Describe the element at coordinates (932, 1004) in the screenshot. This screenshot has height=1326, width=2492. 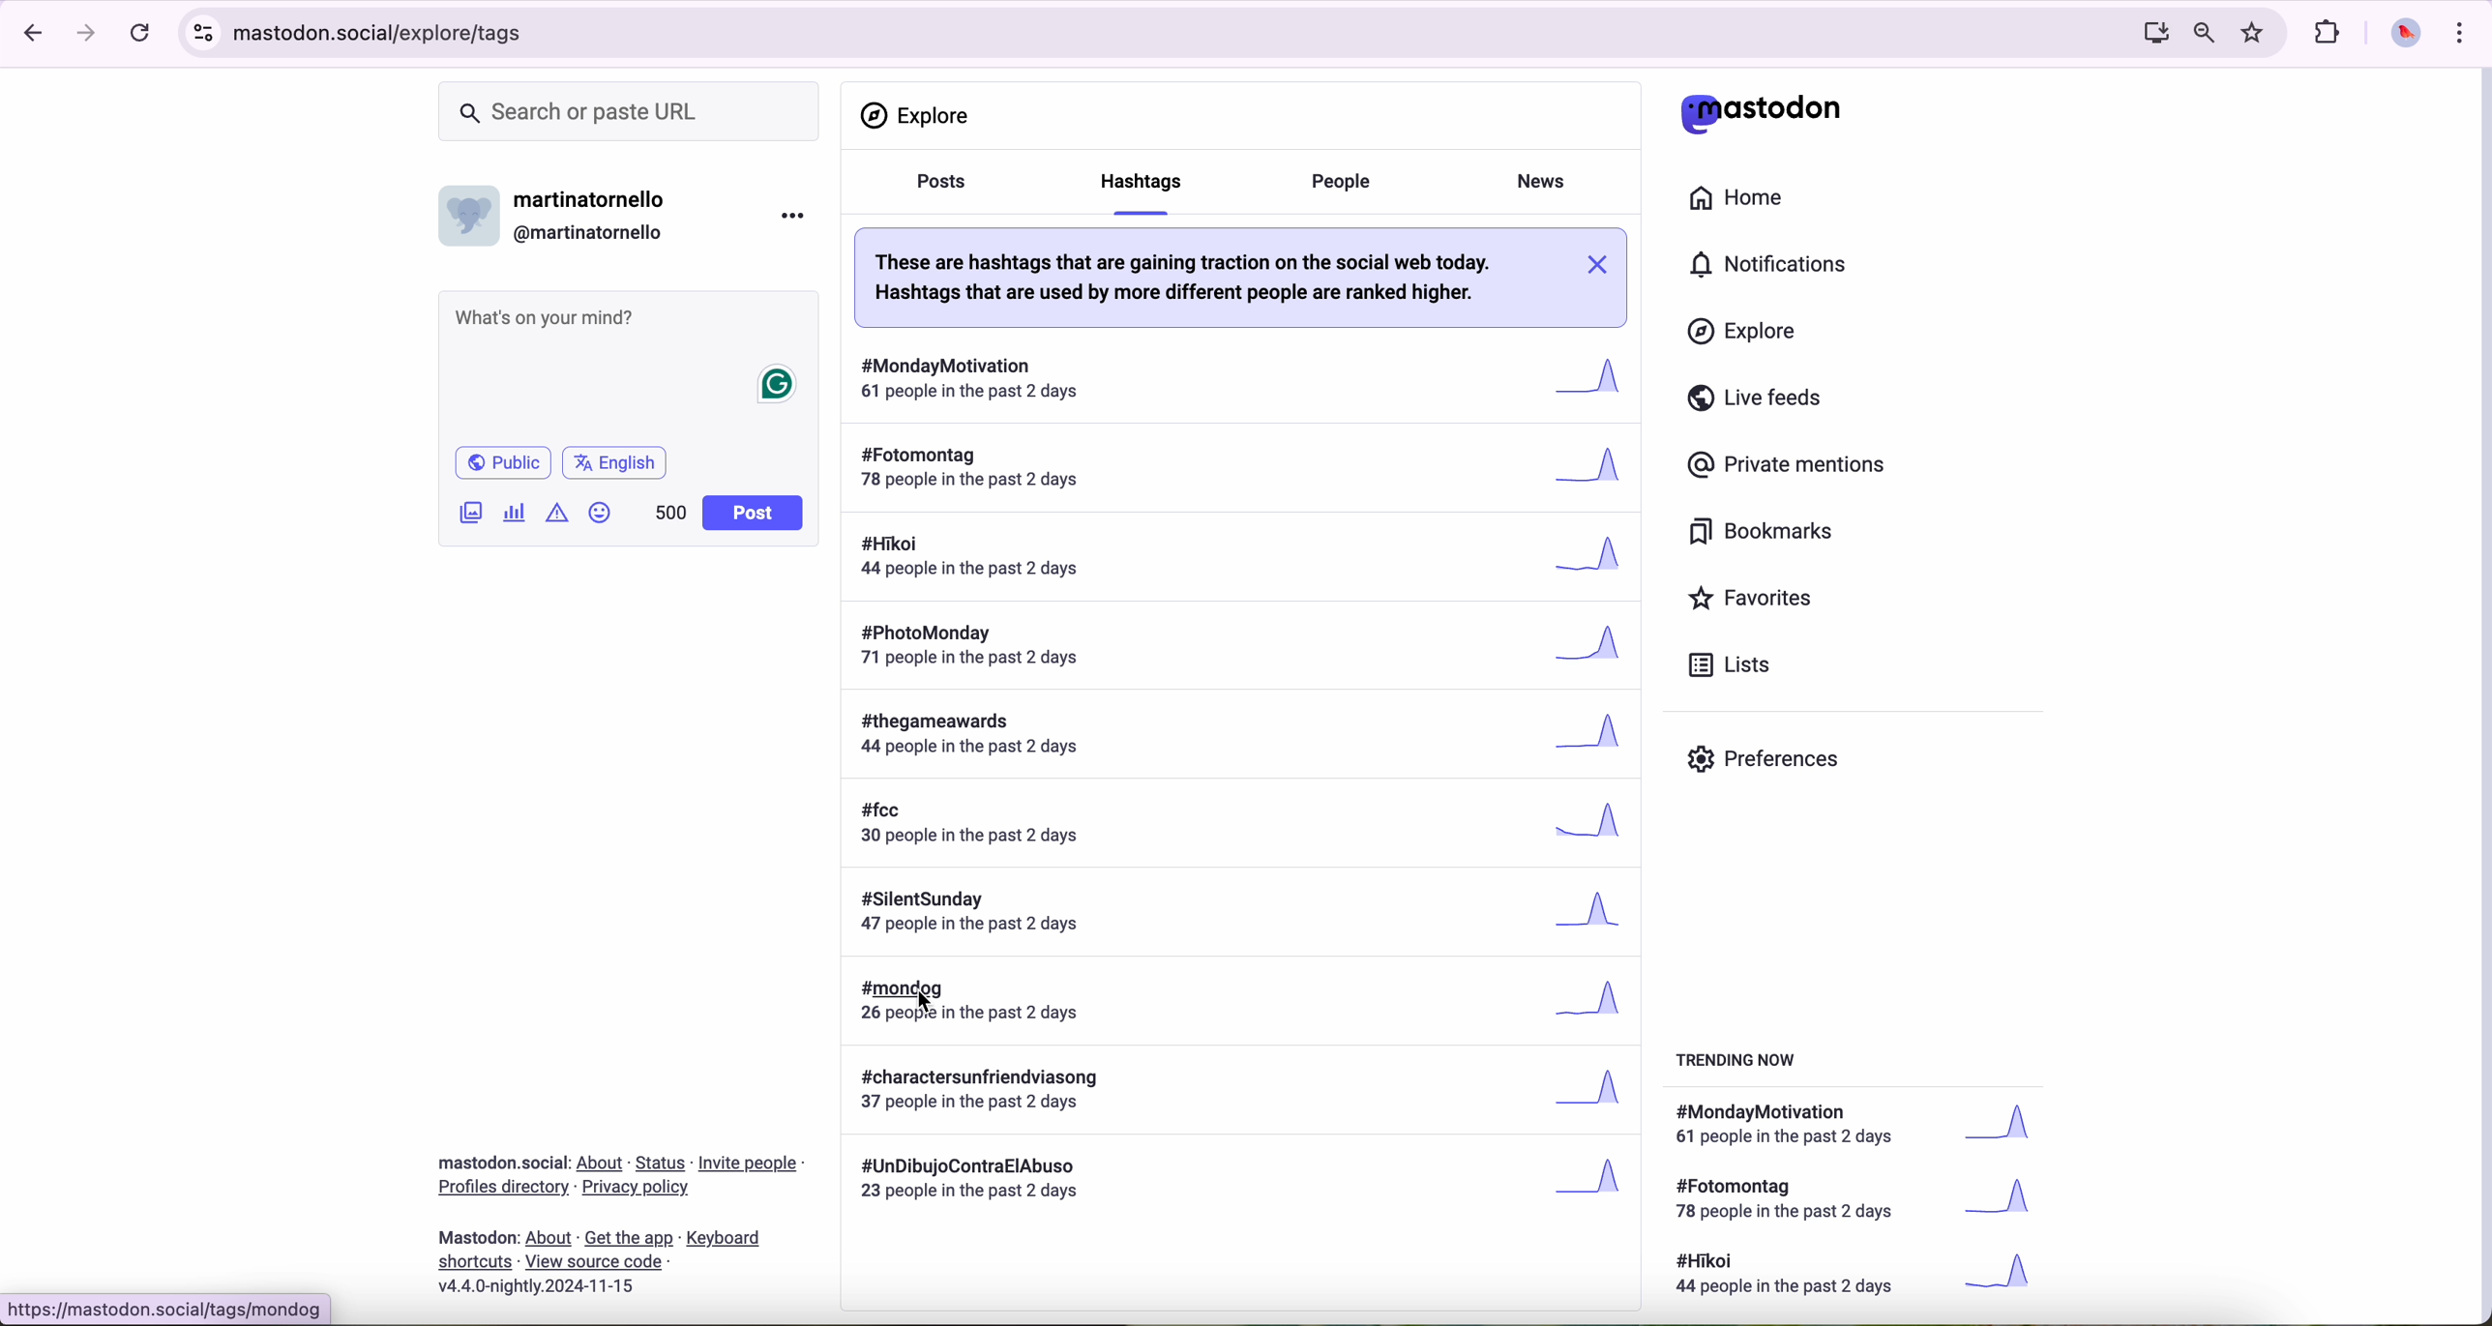
I see `cursor` at that location.